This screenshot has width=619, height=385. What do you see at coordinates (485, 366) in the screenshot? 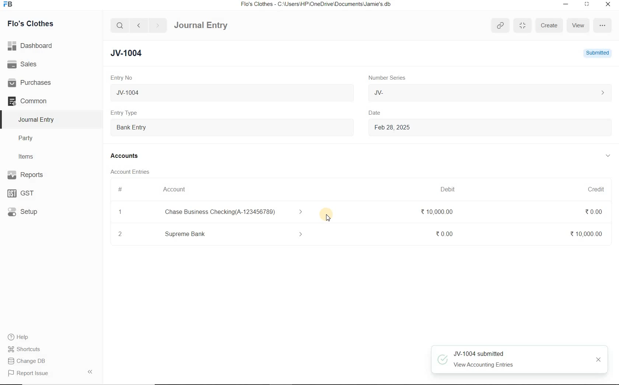
I see `View Accounting Entries` at bounding box center [485, 366].